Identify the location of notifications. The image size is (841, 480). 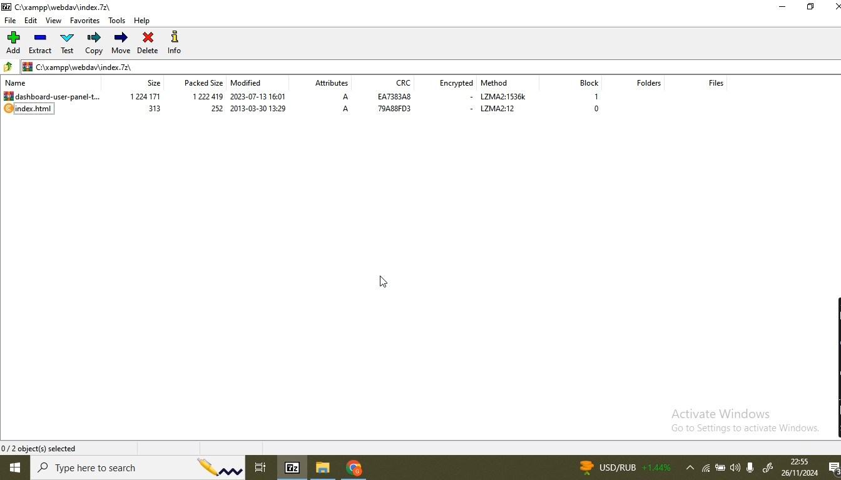
(832, 469).